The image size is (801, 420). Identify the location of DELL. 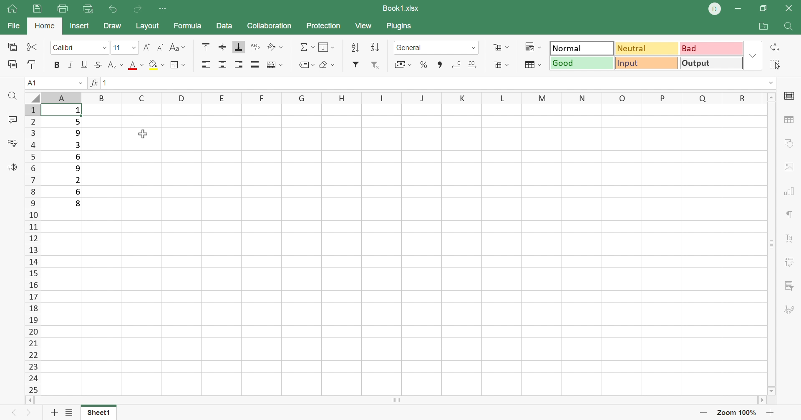
(714, 9).